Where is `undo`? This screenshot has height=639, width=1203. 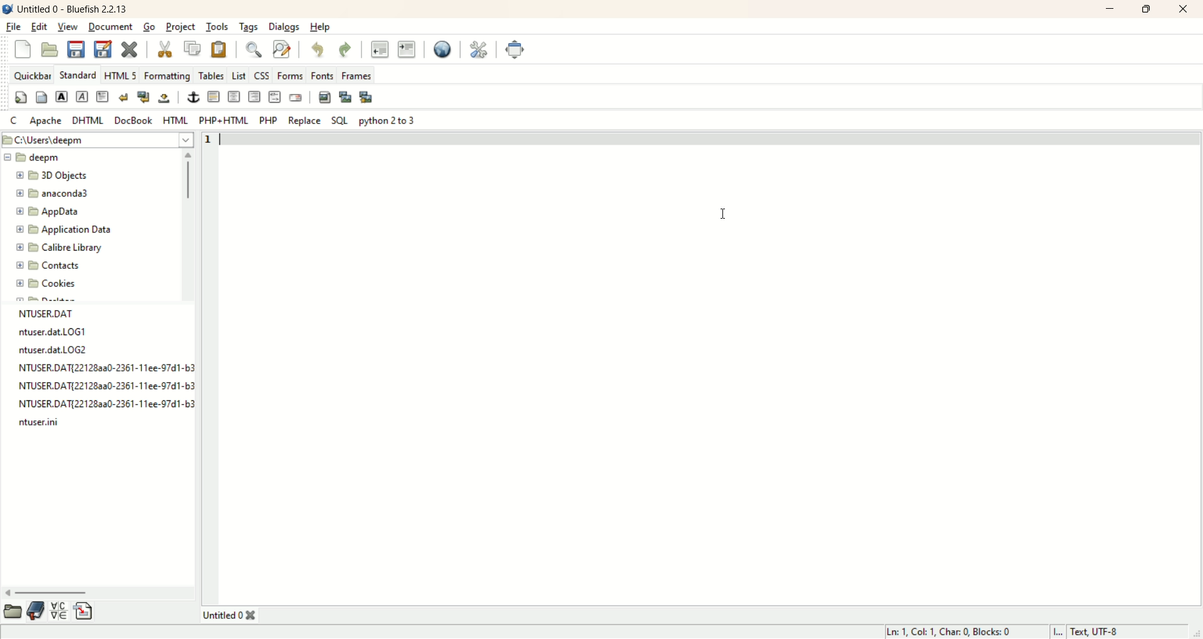
undo is located at coordinates (315, 48).